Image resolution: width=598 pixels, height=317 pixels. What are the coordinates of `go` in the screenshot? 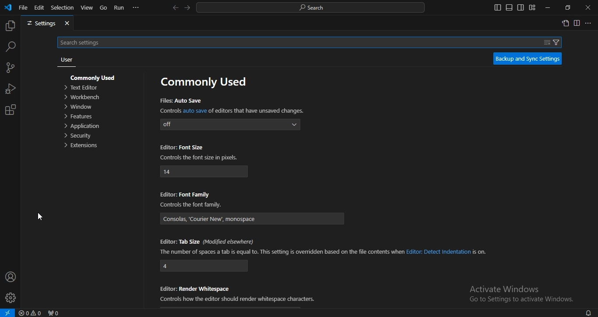 It's located at (104, 8).